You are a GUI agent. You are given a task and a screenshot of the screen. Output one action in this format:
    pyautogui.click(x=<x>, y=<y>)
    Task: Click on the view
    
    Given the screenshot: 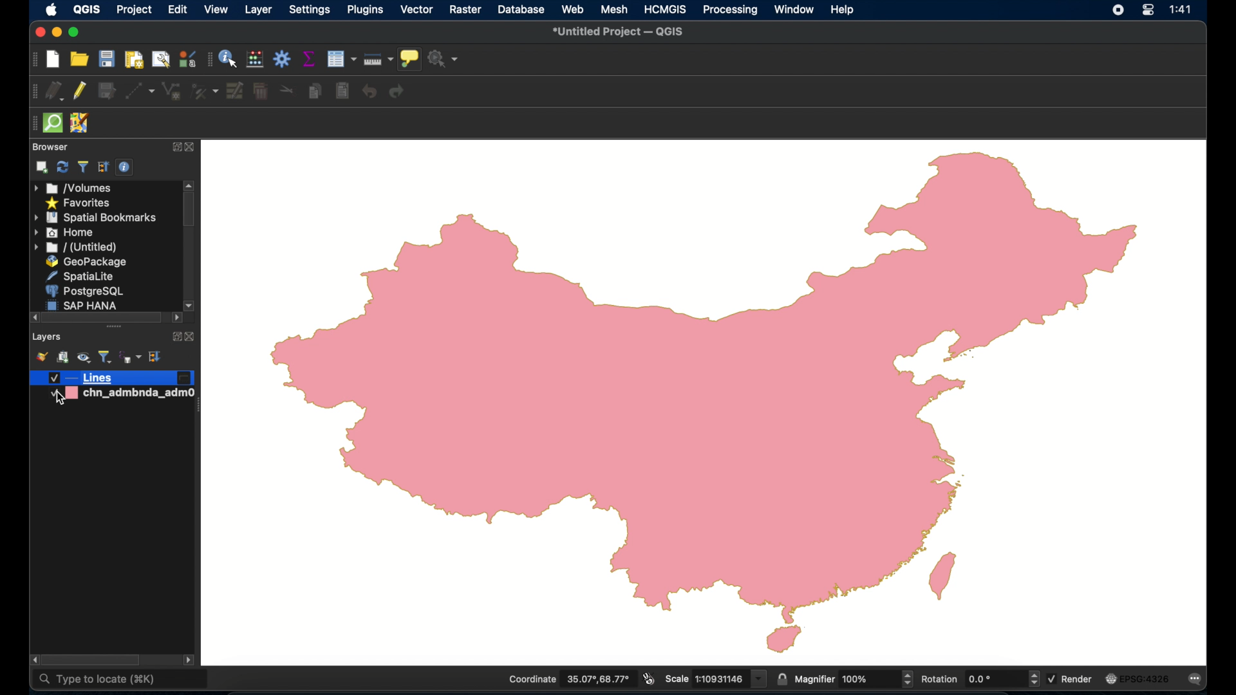 What is the action you would take?
    pyautogui.click(x=216, y=10)
    